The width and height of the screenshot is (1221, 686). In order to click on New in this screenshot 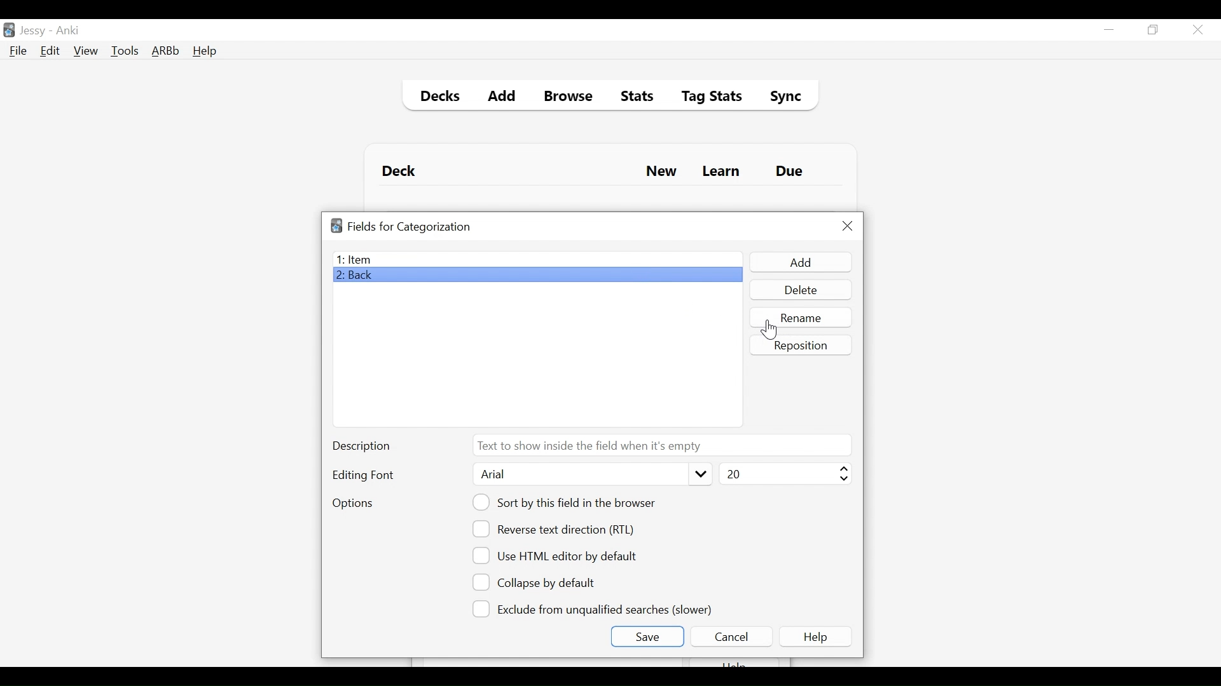, I will do `click(661, 173)`.